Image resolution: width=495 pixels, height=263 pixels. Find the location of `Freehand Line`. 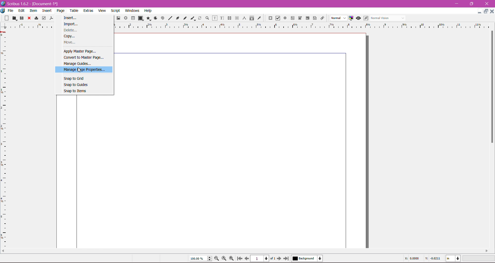

Freehand Line is located at coordinates (185, 18).